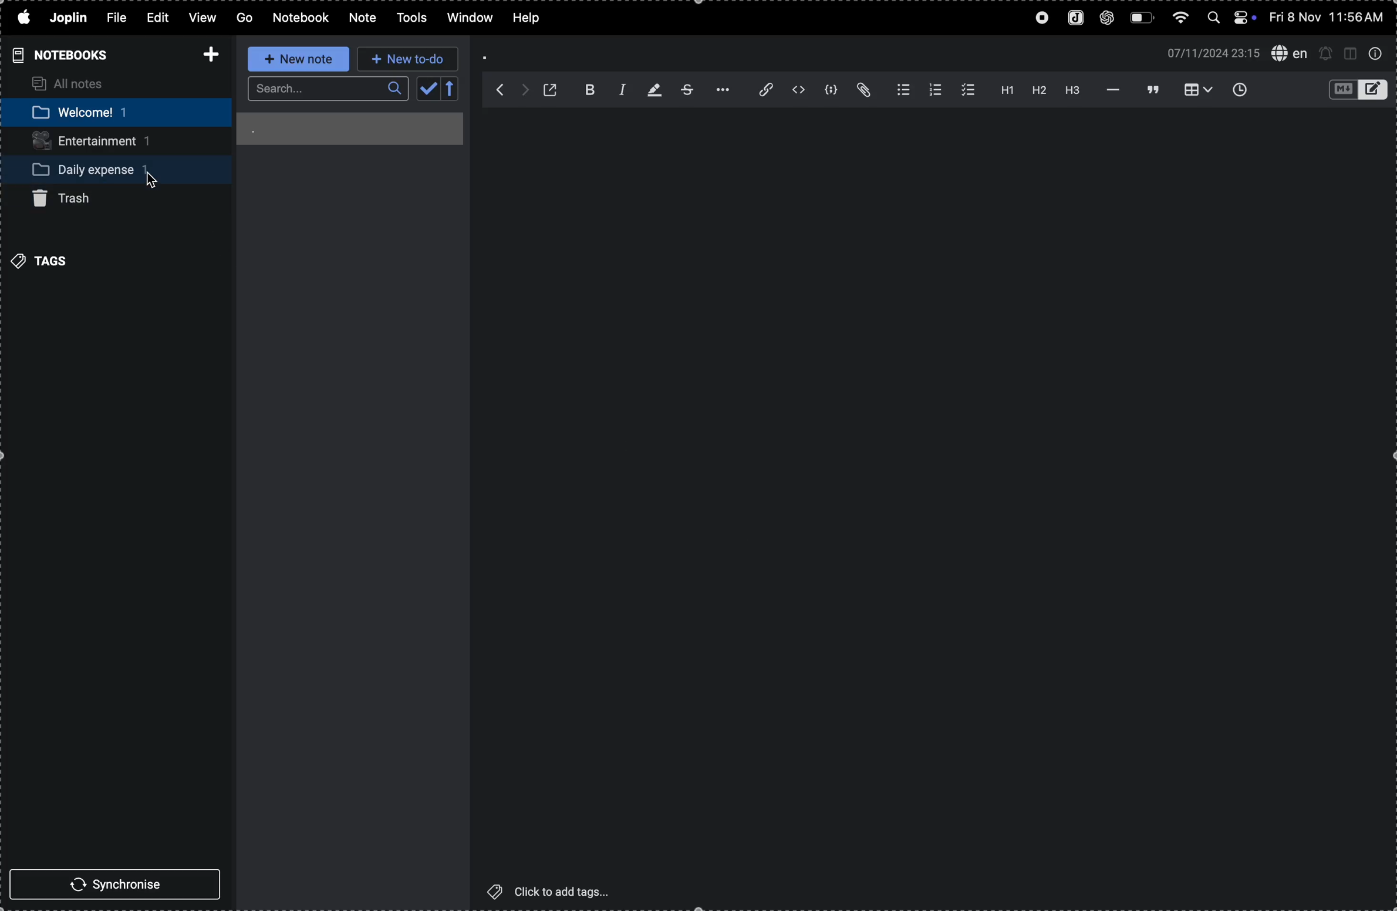 Image resolution: width=1397 pixels, height=911 pixels. What do you see at coordinates (494, 90) in the screenshot?
I see `backward` at bounding box center [494, 90].